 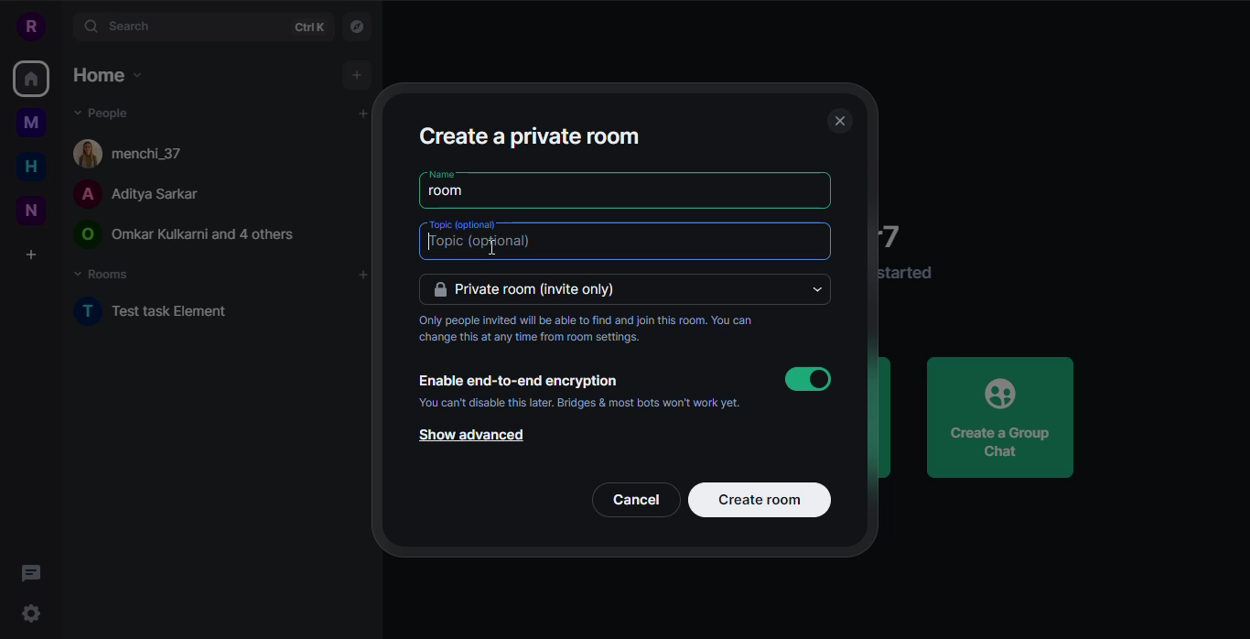 I want to click on myspace, so click(x=31, y=123).